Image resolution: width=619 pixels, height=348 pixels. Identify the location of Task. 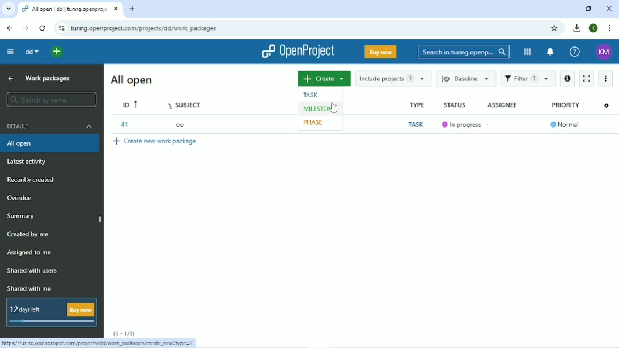
(312, 94).